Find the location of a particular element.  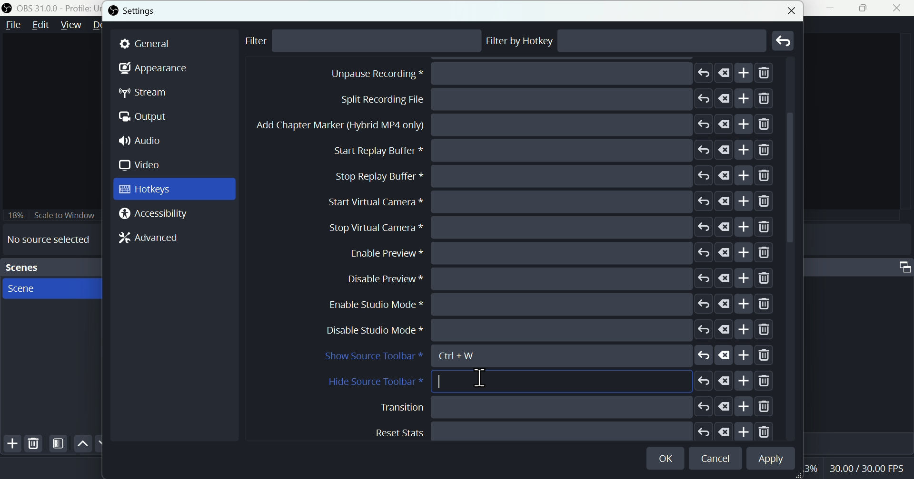

Audio mixer is located at coordinates (903, 265).